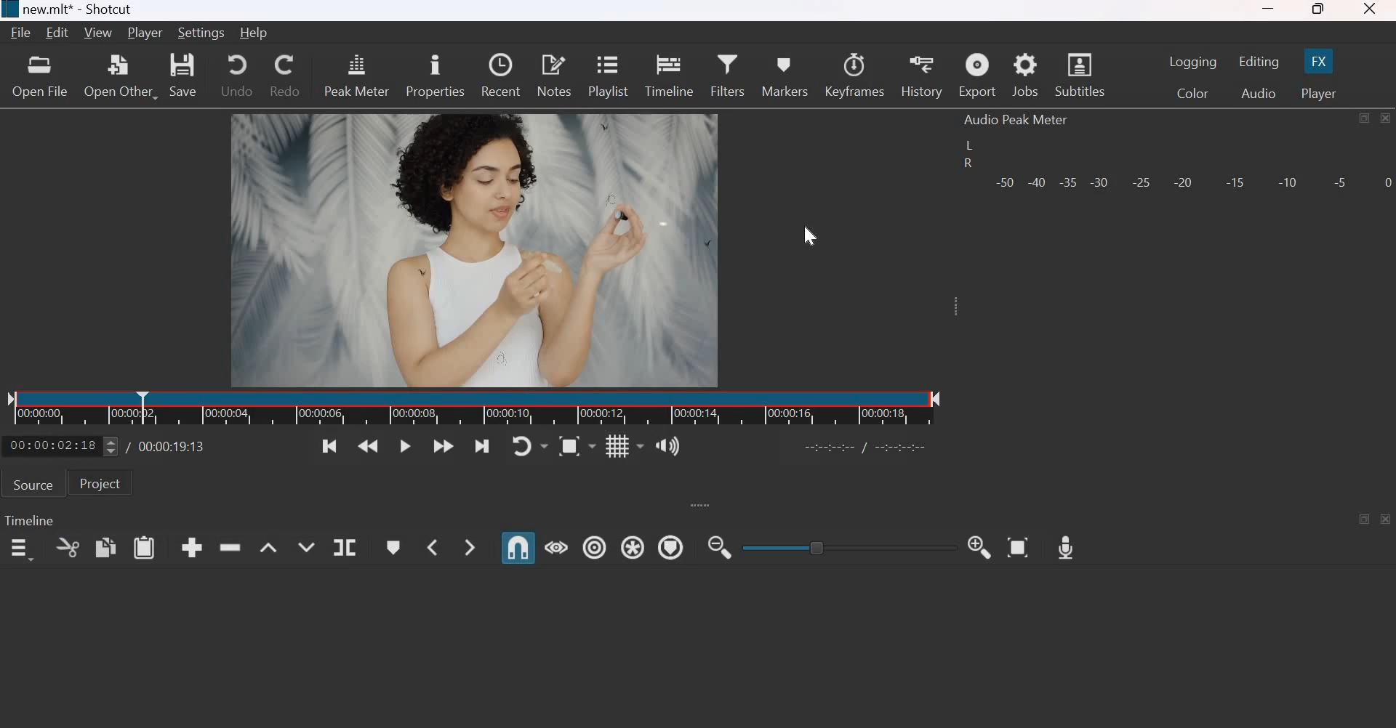  I want to click on Color, so click(1192, 93).